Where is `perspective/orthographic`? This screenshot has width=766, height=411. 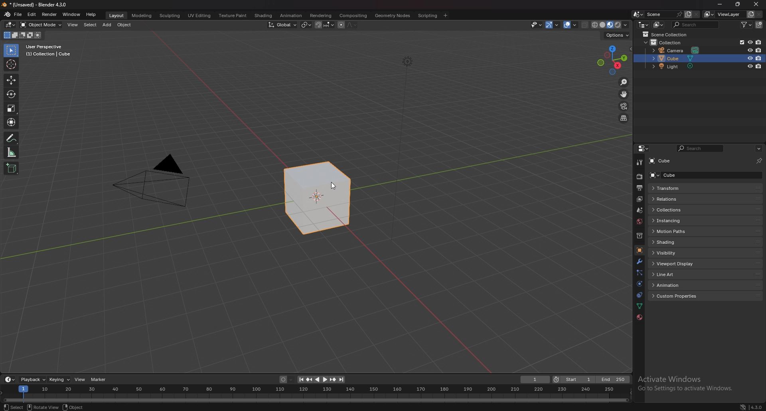 perspective/orthographic is located at coordinates (624, 119).